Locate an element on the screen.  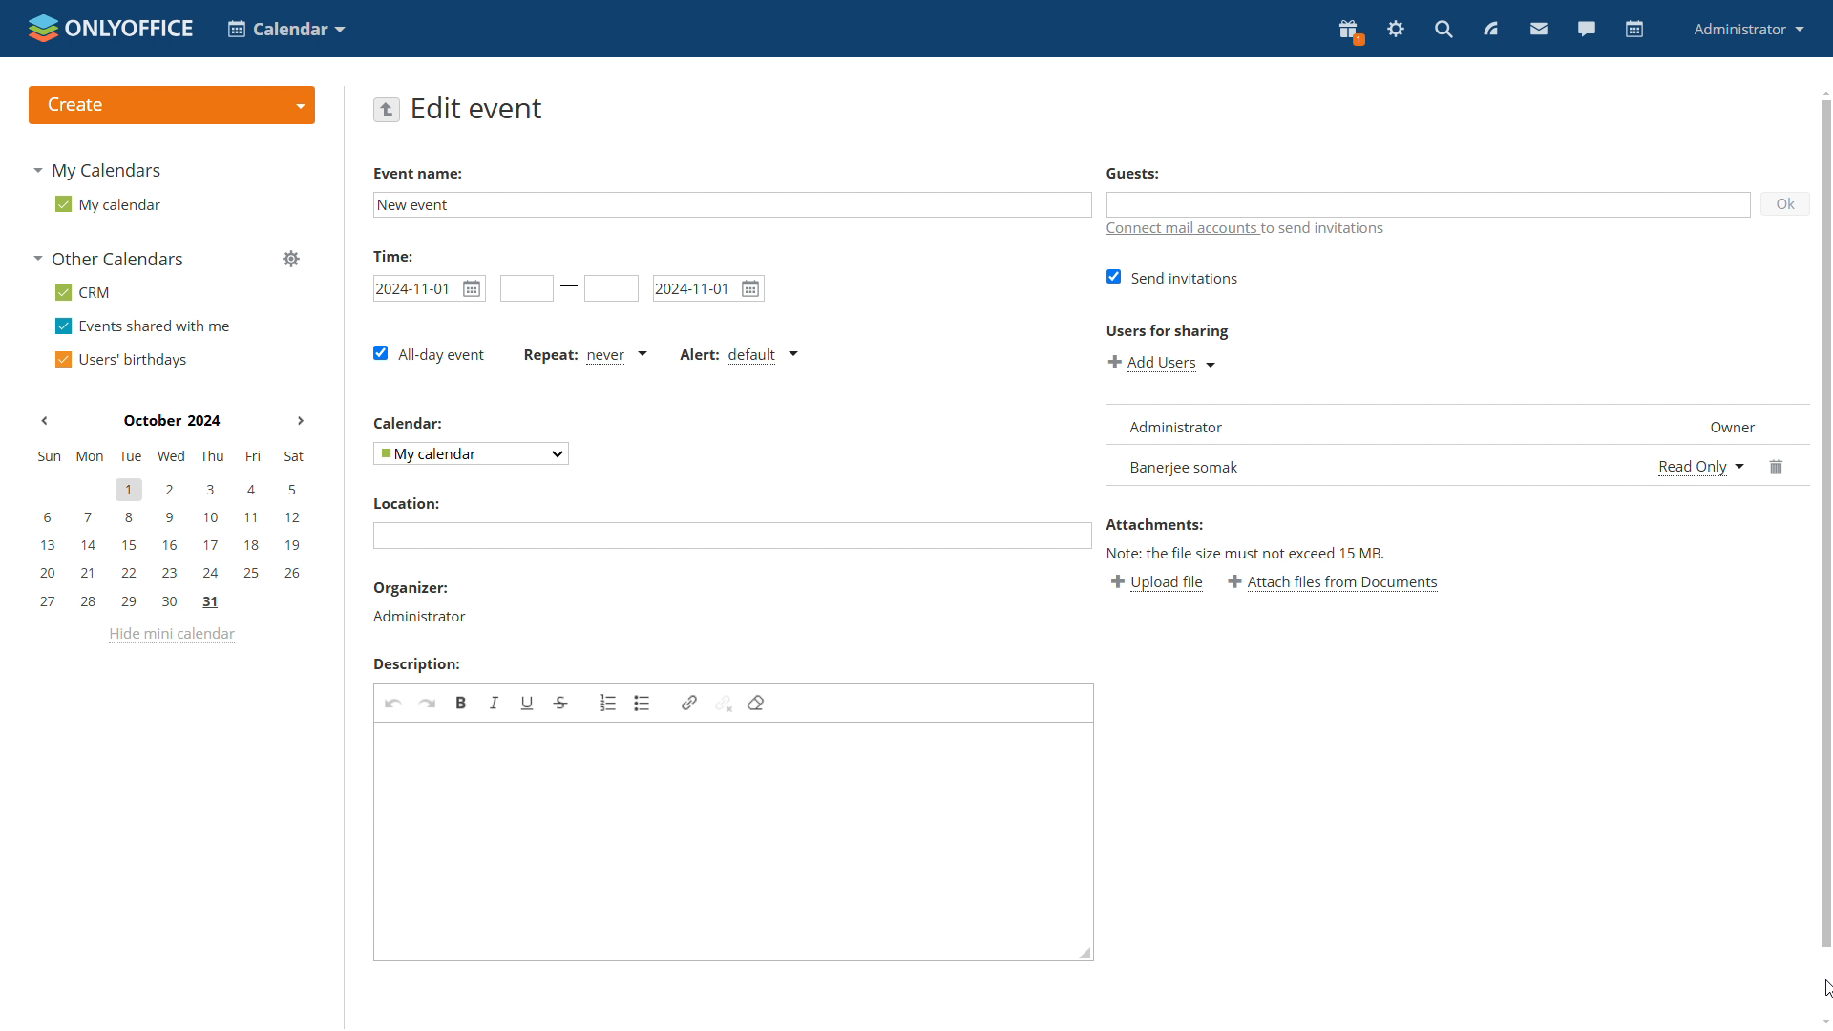
feed is located at coordinates (1491, 30).